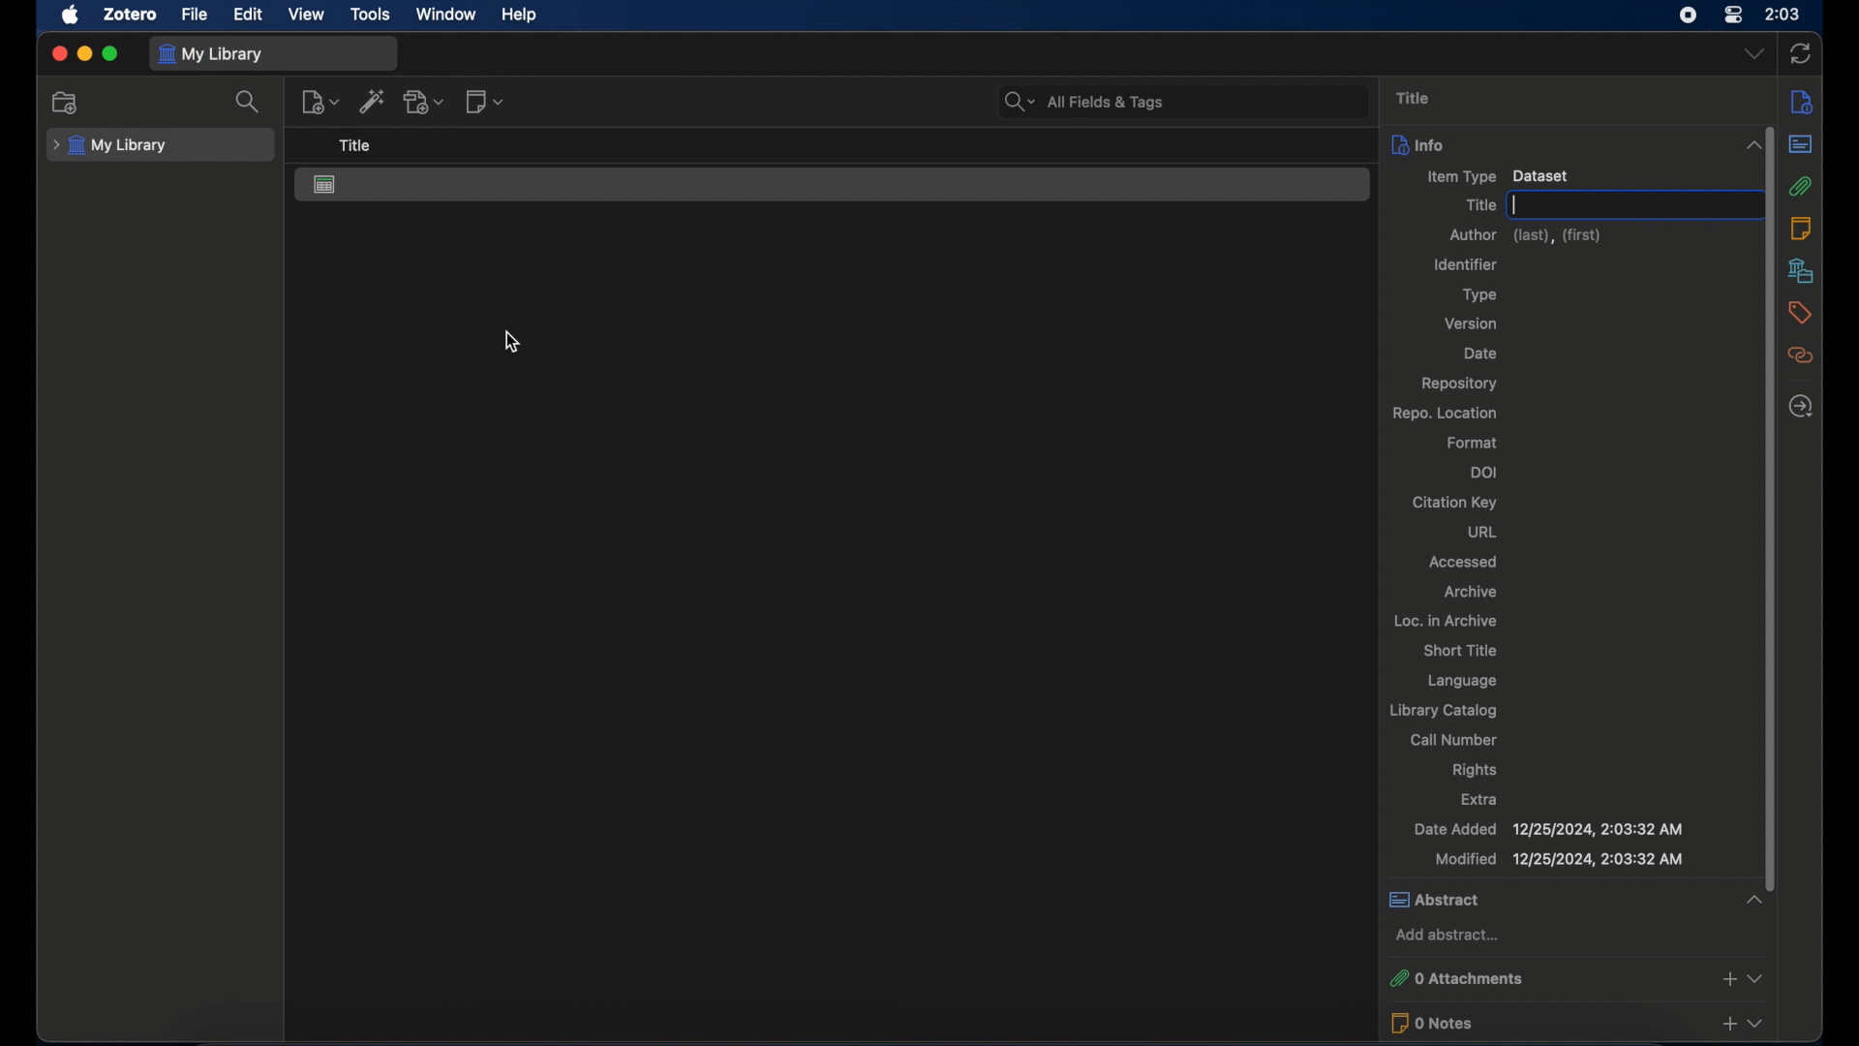 This screenshot has width=1859, height=1046. What do you see at coordinates (1464, 682) in the screenshot?
I see `language` at bounding box center [1464, 682].